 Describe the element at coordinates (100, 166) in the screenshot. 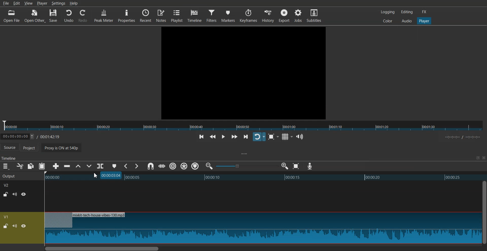

I see `Split at playhead` at that location.